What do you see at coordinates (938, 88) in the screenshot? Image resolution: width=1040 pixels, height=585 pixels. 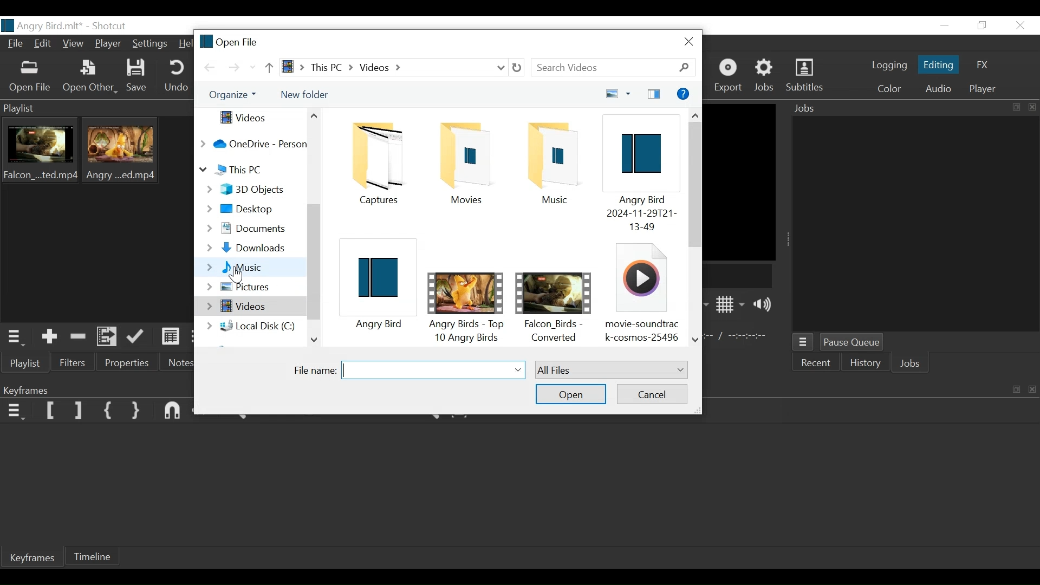 I see `Audio` at bounding box center [938, 88].